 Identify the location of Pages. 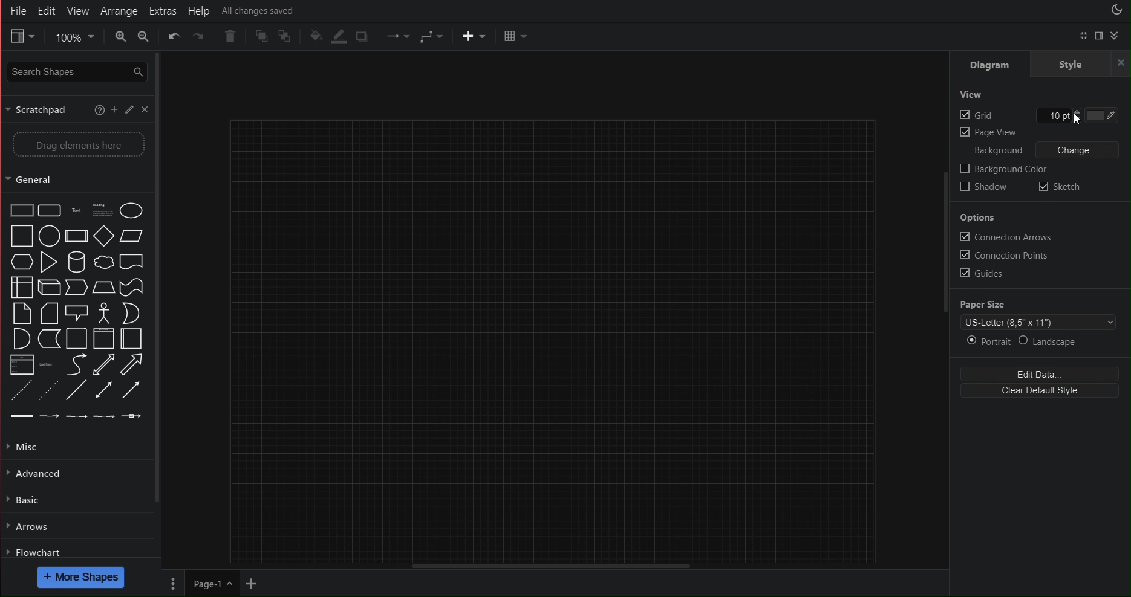
(172, 583).